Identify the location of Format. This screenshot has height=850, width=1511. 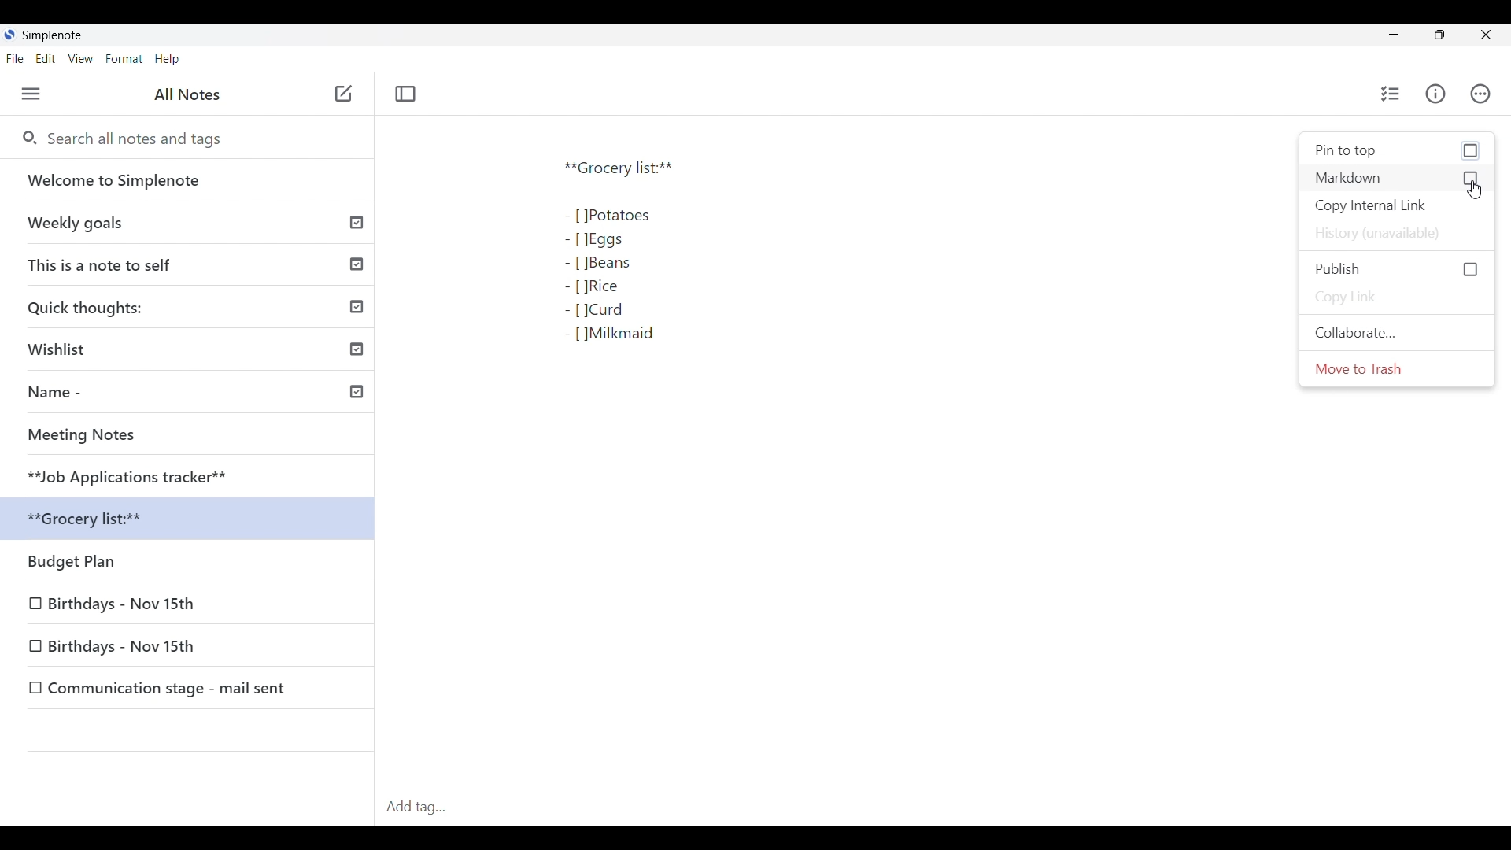
(124, 59).